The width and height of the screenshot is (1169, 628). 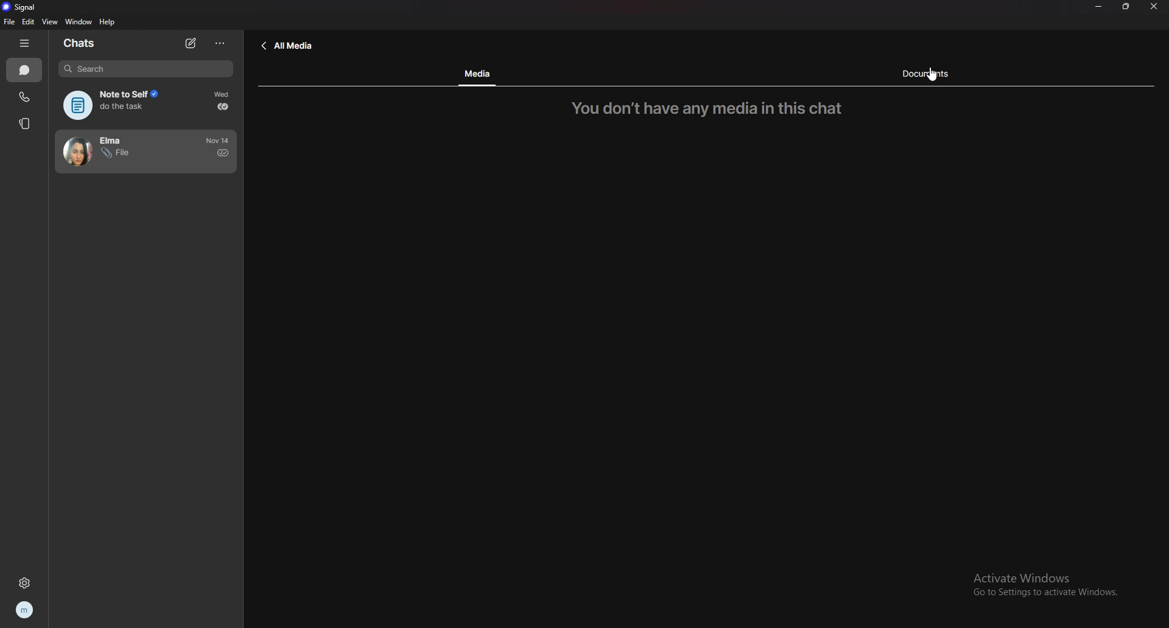 What do you see at coordinates (479, 74) in the screenshot?
I see `media` at bounding box center [479, 74].